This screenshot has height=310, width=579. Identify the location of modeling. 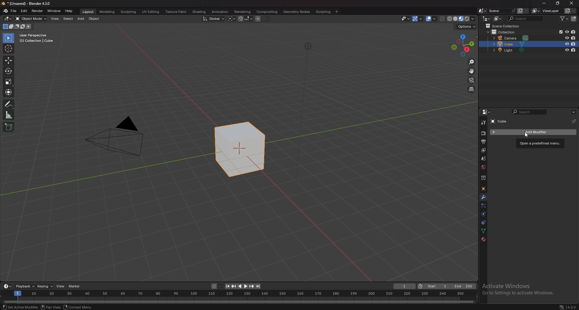
(108, 11).